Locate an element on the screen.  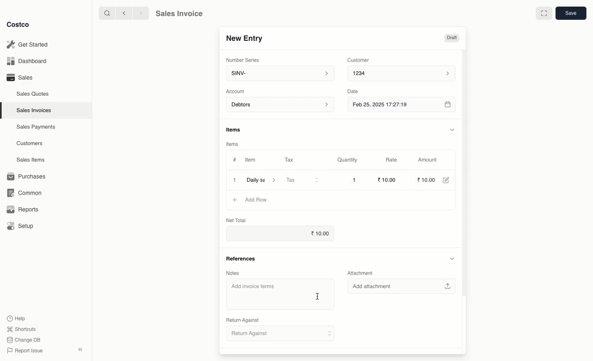
Shortcuts is located at coordinates (22, 328).